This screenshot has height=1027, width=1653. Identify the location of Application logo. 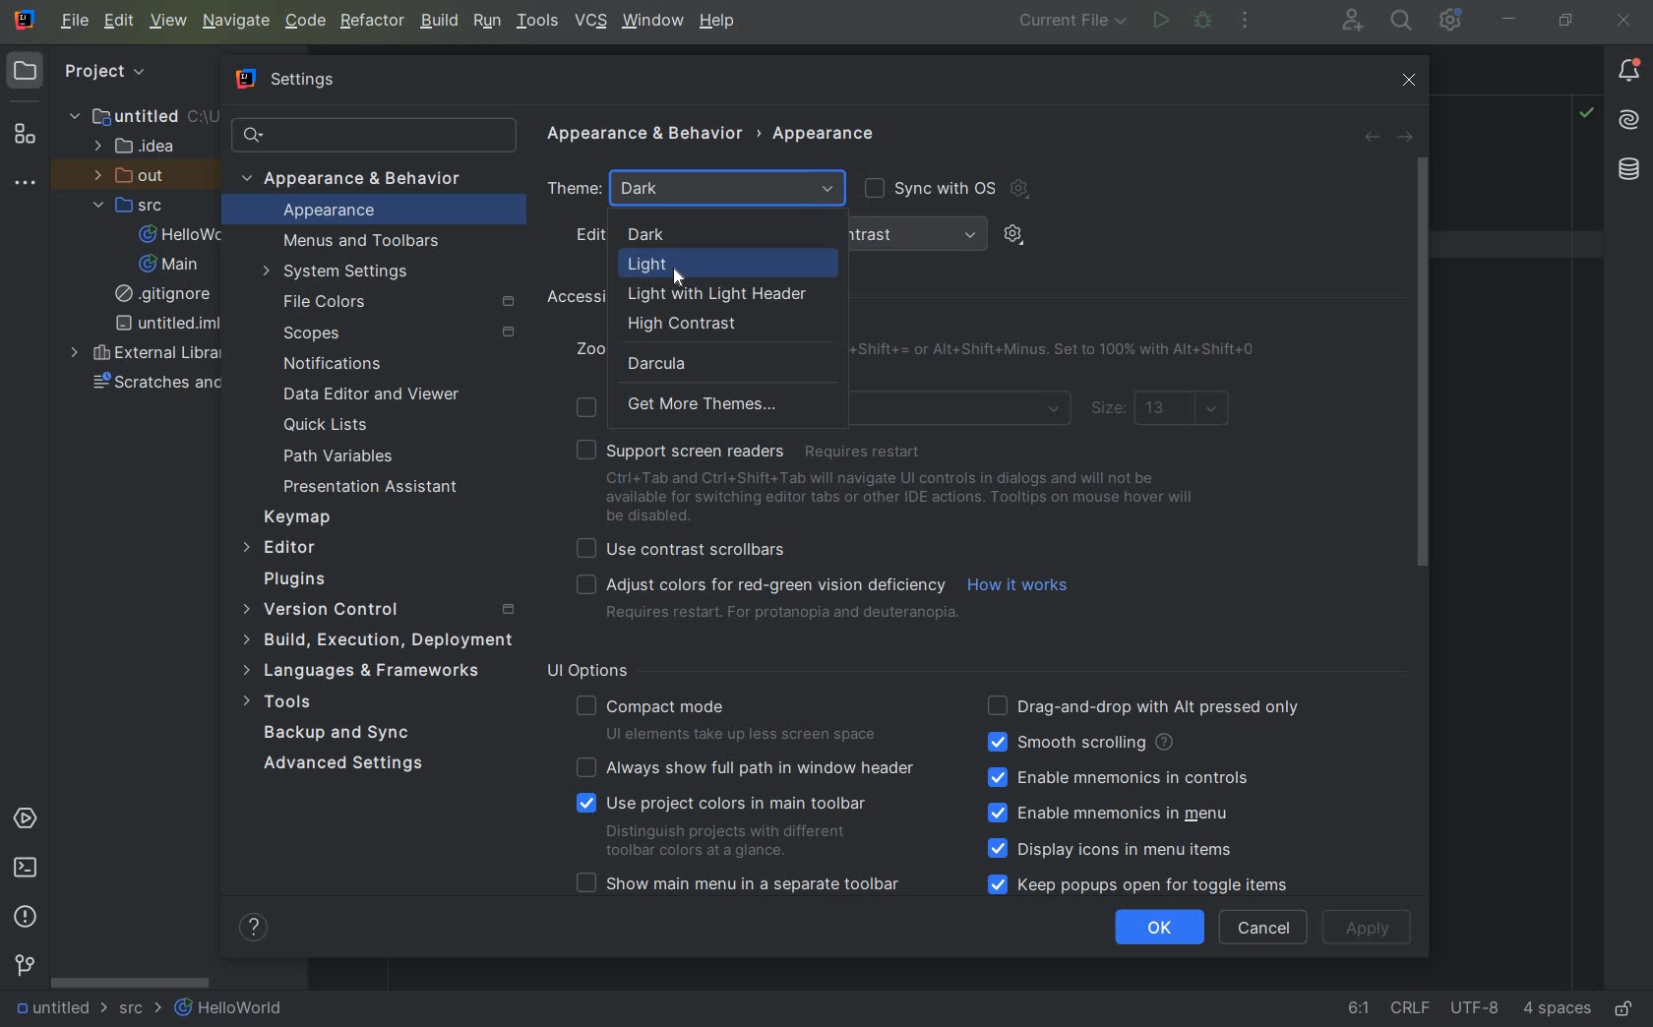
(28, 22).